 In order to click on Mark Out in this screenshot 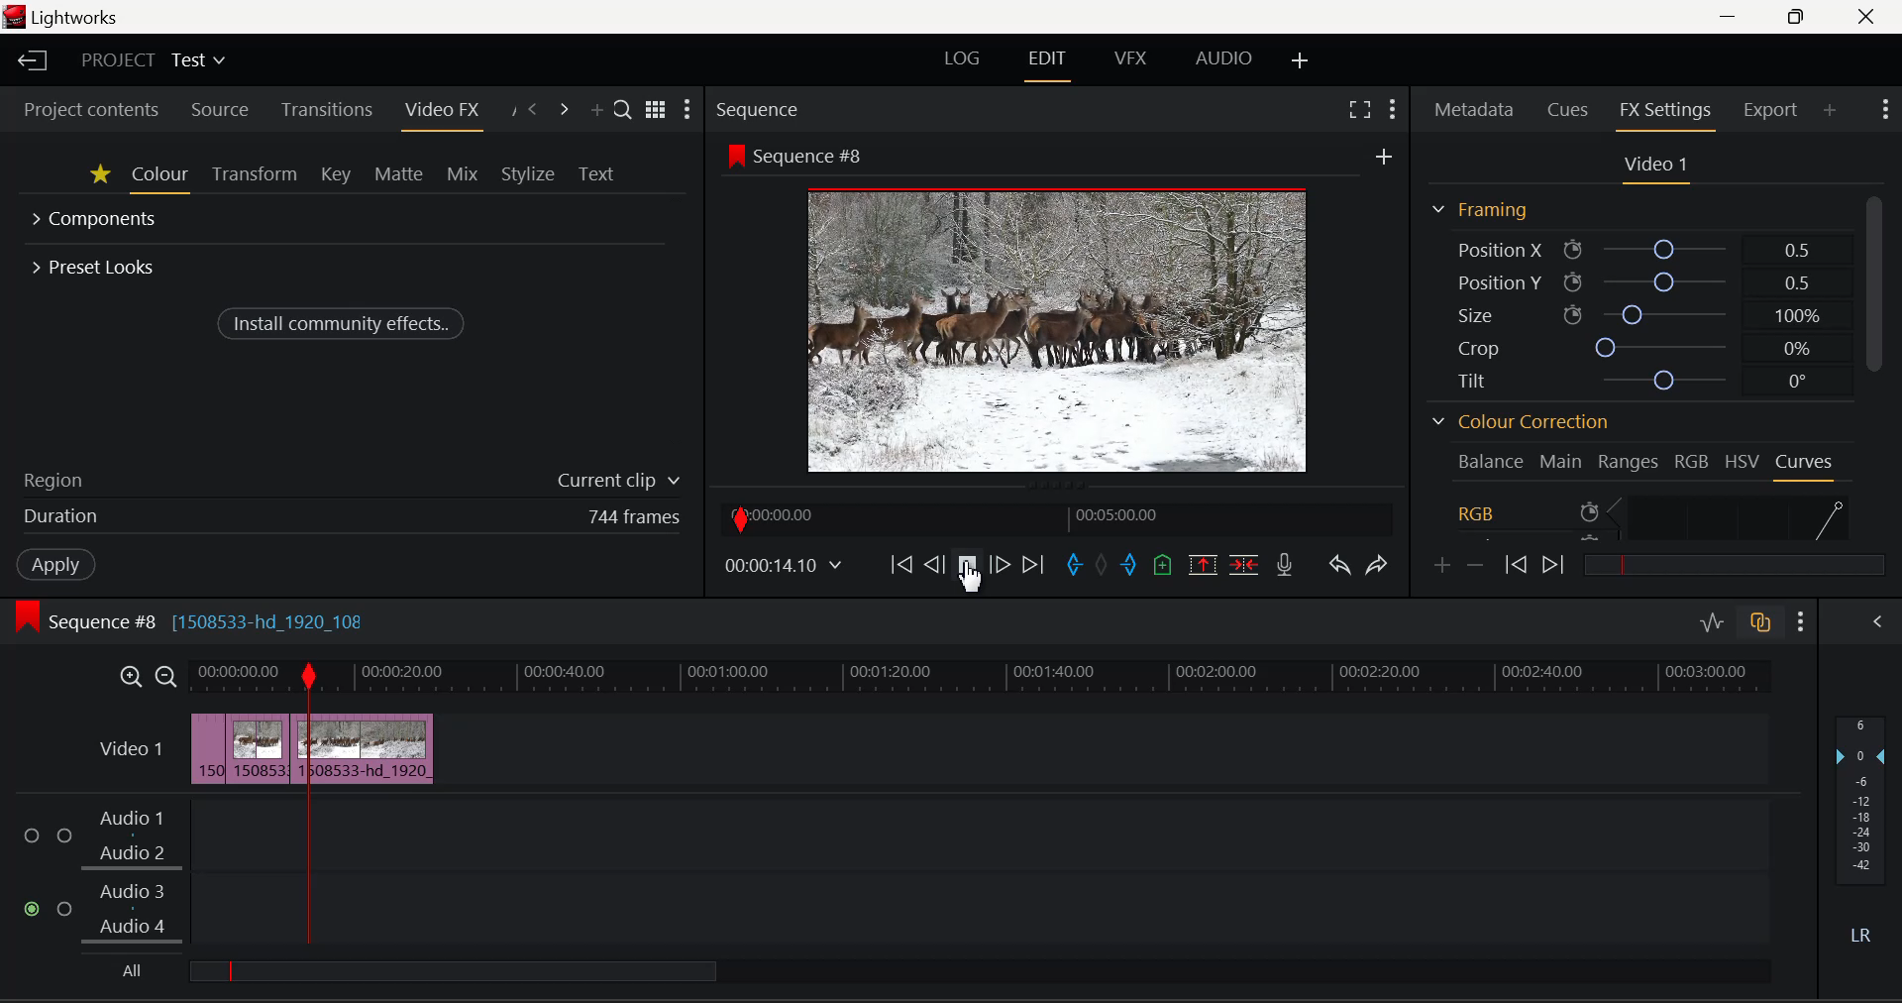, I will do `click(1129, 565)`.